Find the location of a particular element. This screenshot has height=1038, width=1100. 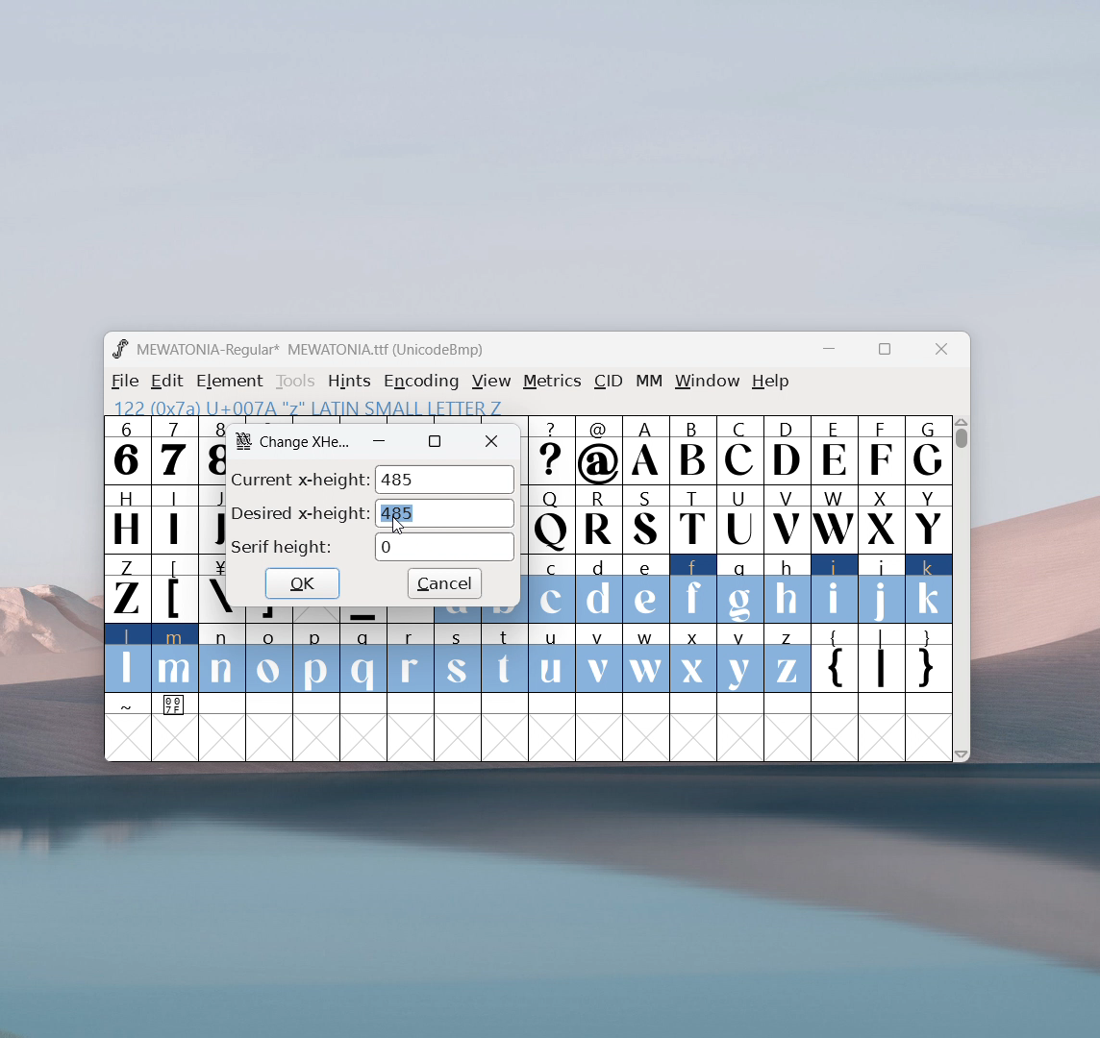

485 is located at coordinates (444, 480).